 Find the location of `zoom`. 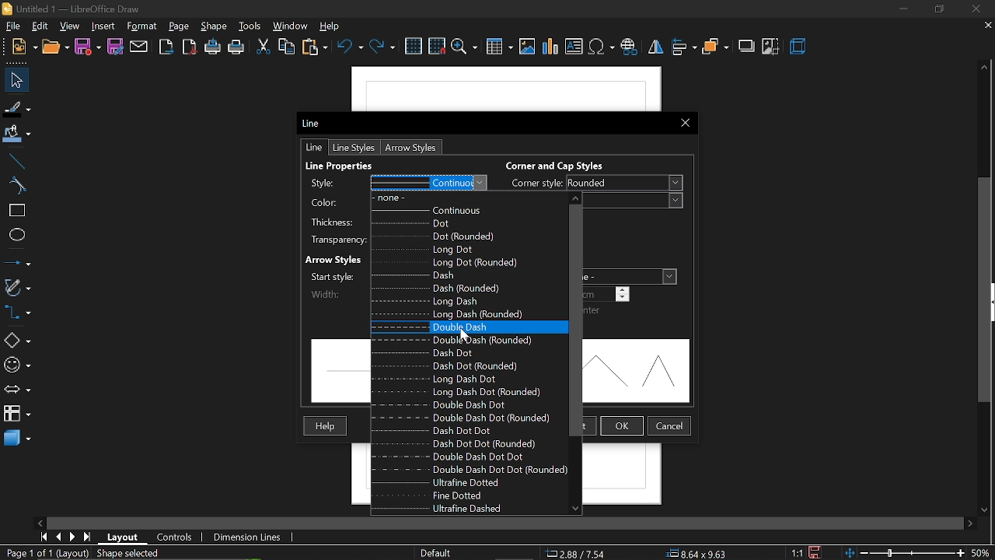

zoom is located at coordinates (465, 47).